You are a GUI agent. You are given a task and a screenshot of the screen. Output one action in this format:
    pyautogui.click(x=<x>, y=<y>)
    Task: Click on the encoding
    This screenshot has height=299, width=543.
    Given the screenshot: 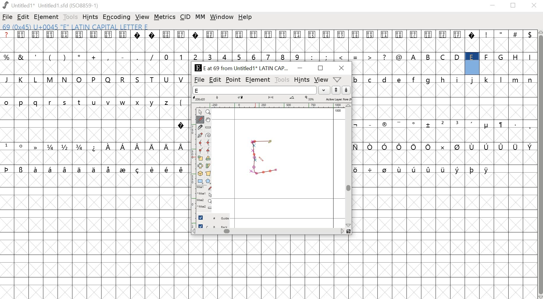 What is the action you would take?
    pyautogui.click(x=117, y=17)
    